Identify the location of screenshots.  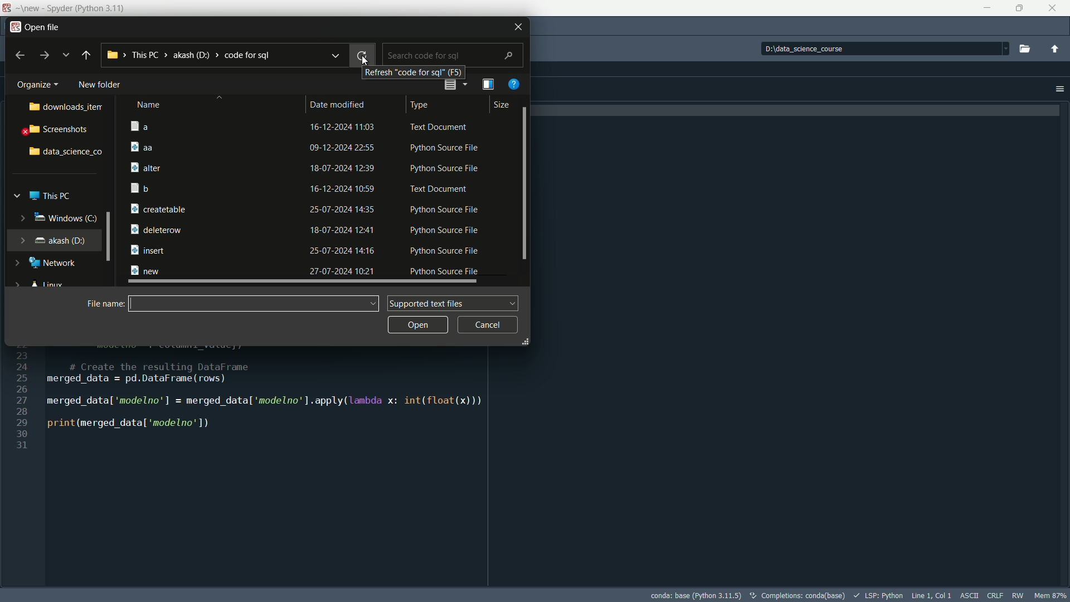
(56, 131).